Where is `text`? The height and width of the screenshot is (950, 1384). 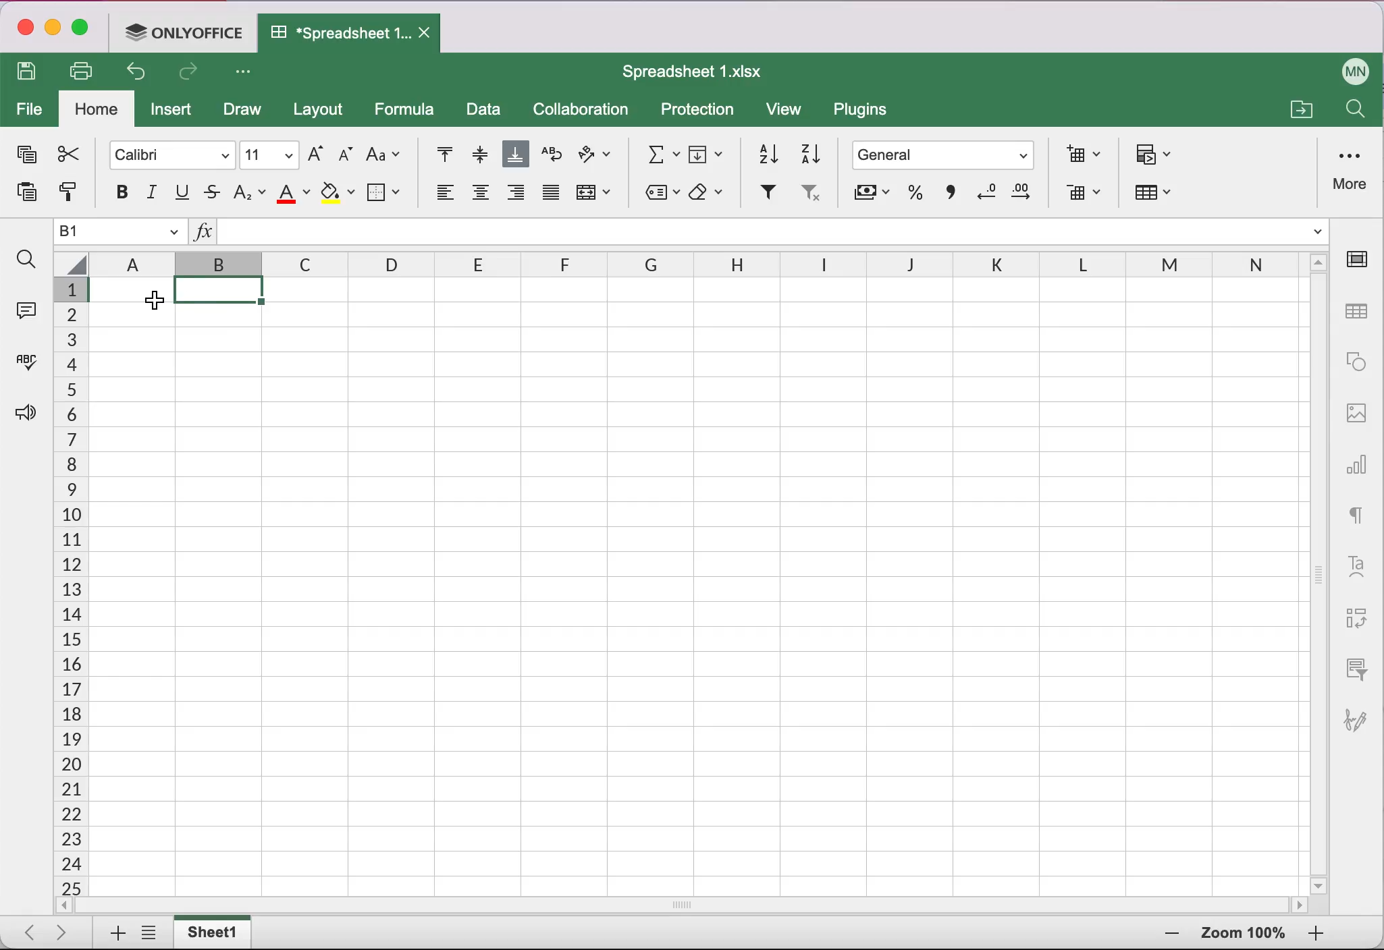
text is located at coordinates (1357, 512).